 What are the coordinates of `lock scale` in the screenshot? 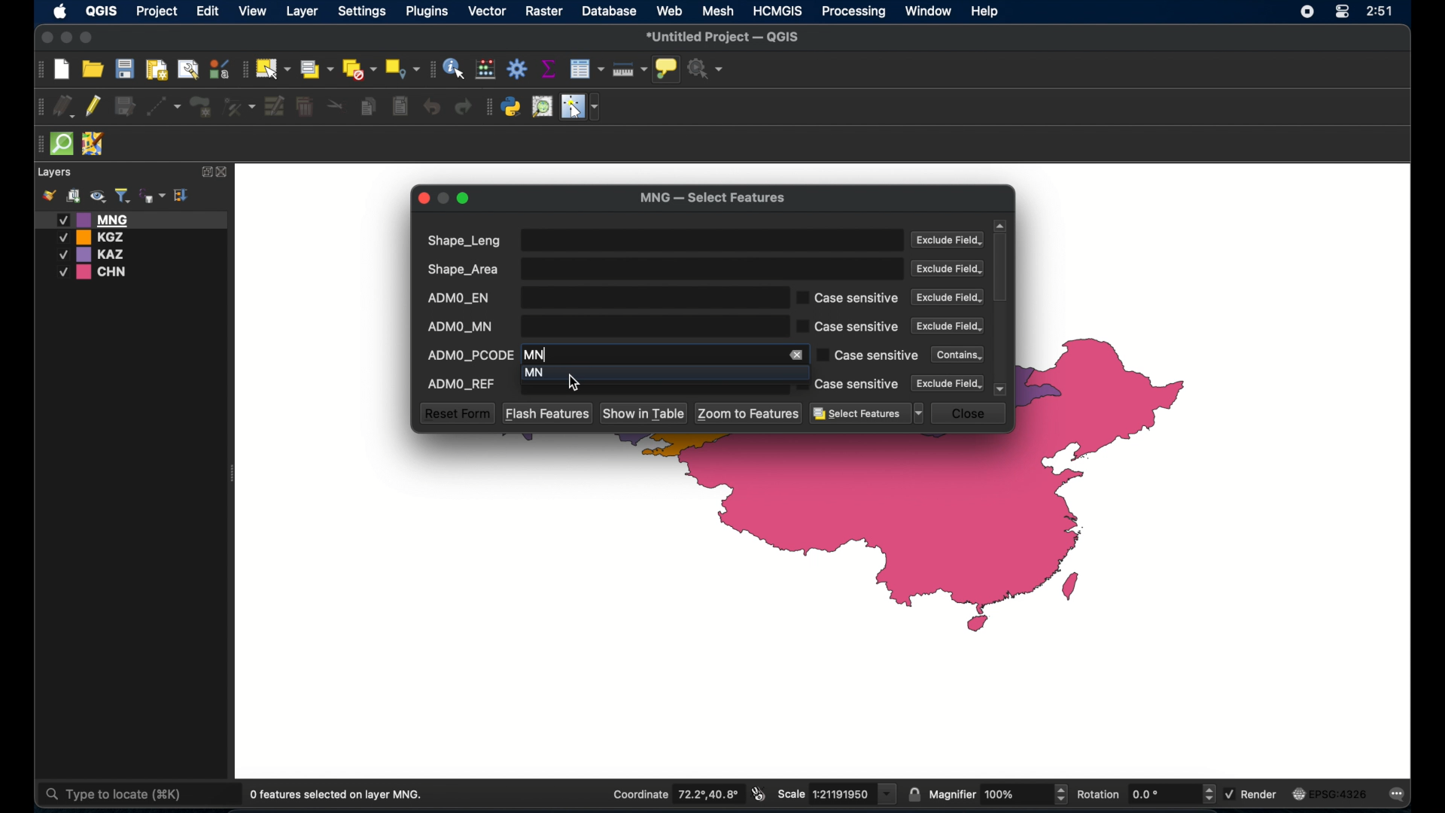 It's located at (914, 795).